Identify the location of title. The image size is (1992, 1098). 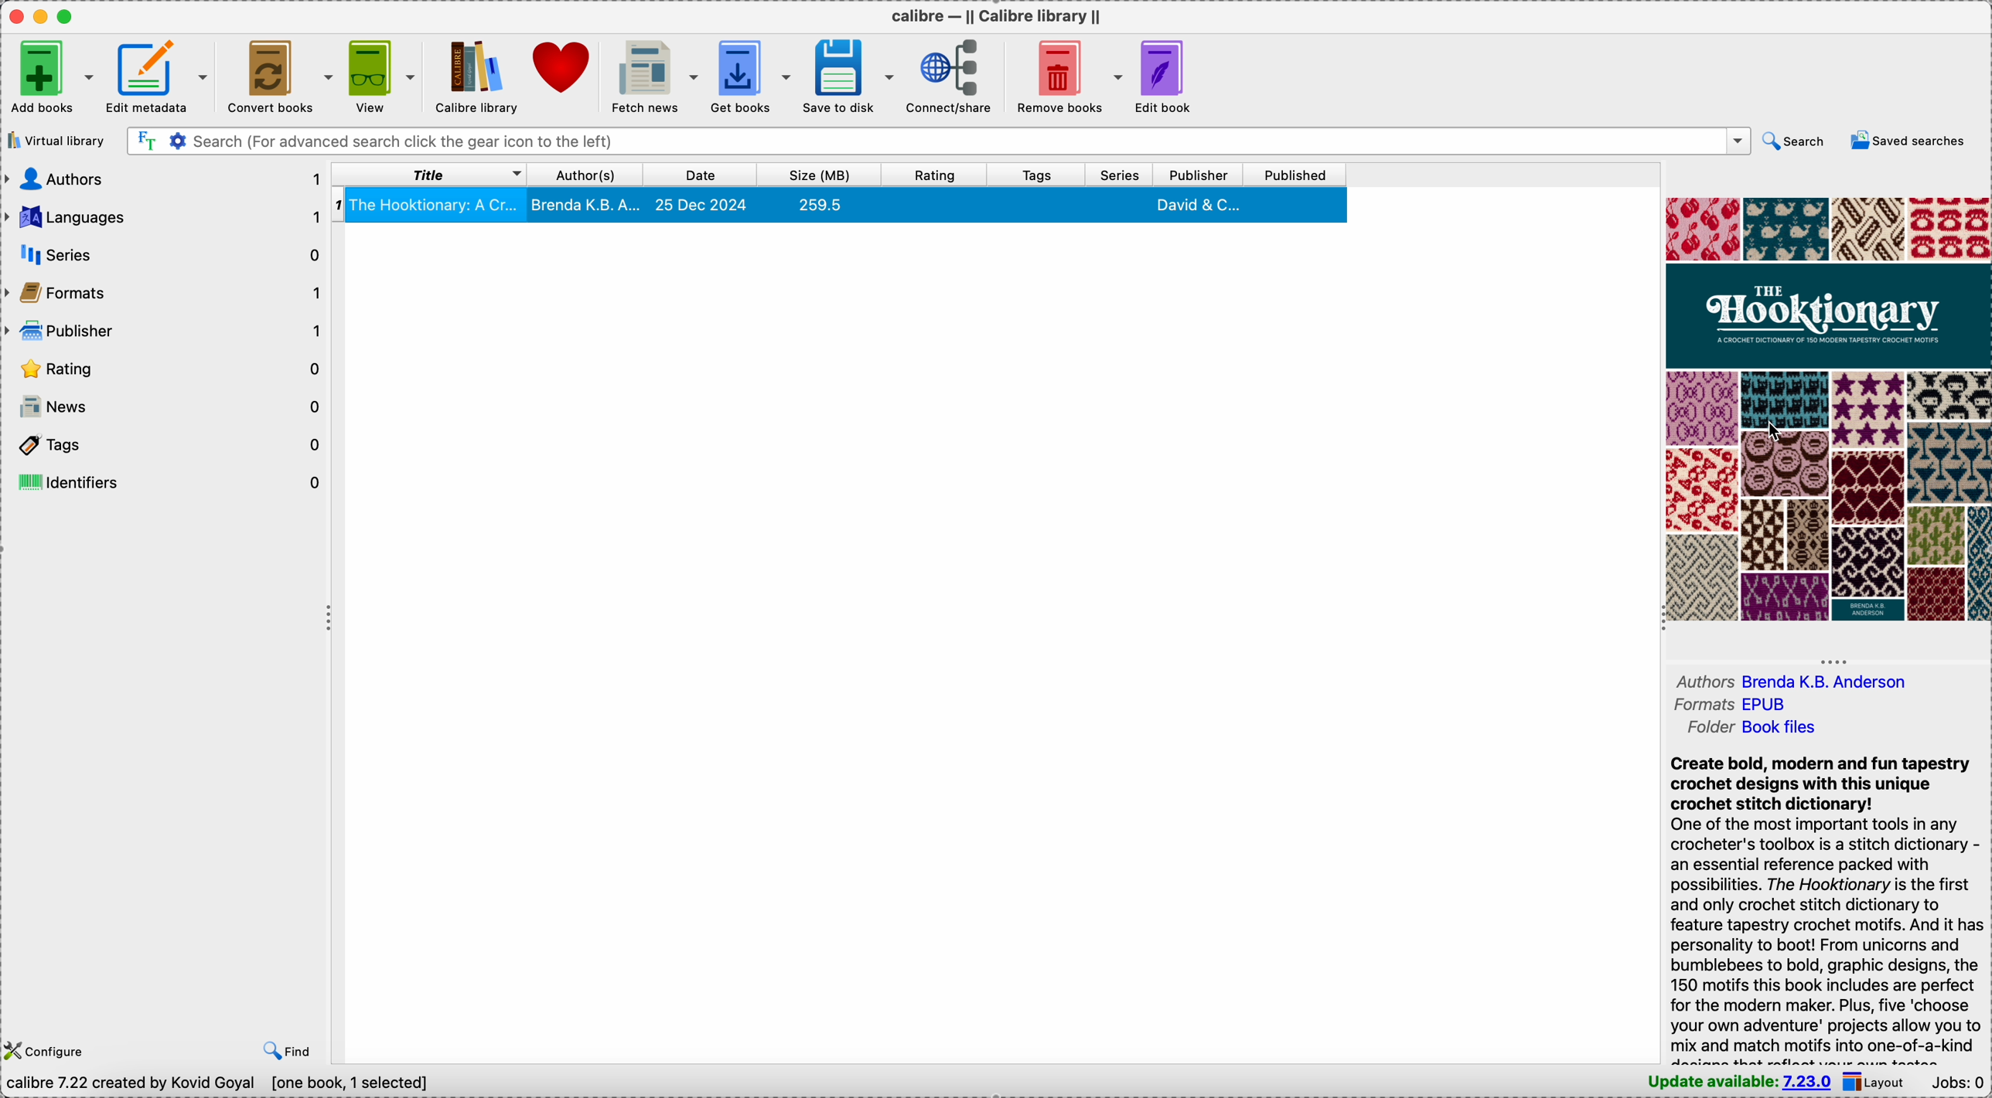
(431, 175).